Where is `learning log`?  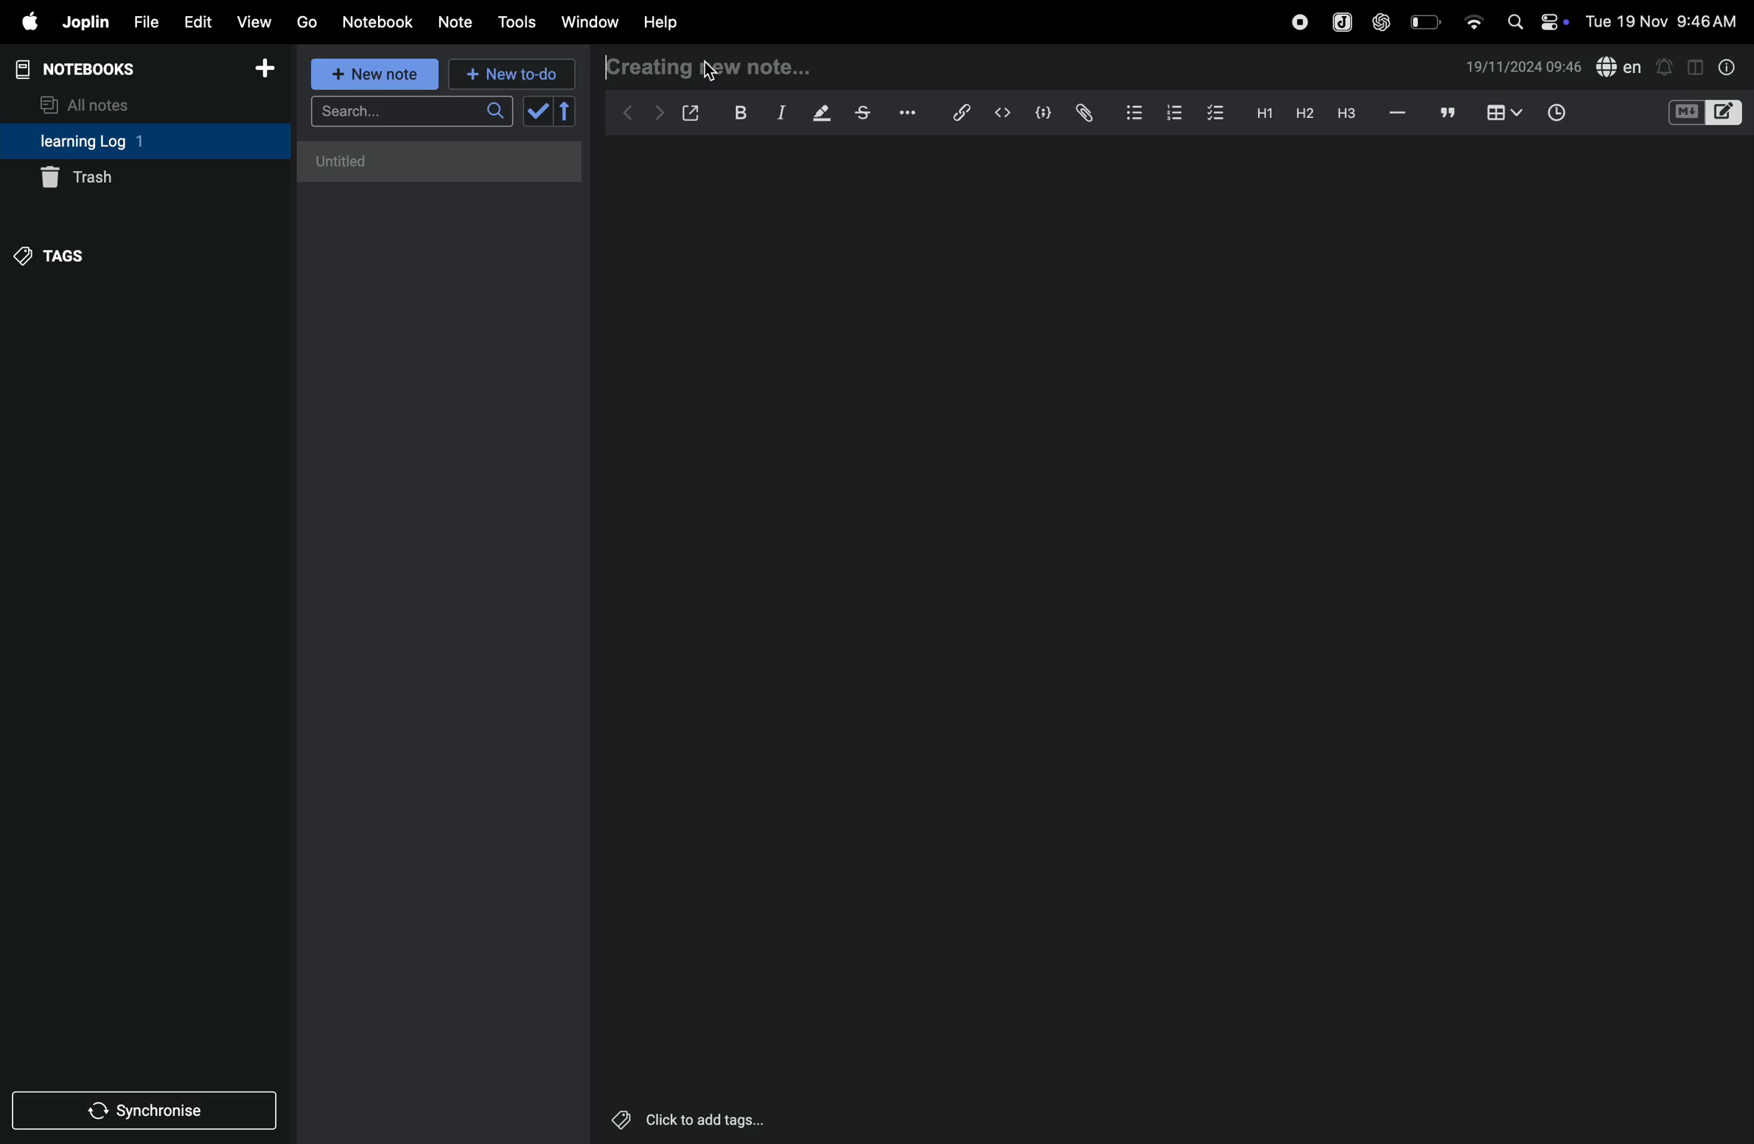
learning log is located at coordinates (113, 142).